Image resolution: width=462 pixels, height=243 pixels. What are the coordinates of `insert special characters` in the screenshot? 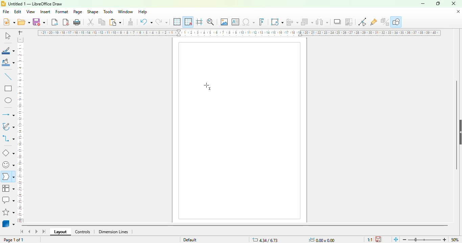 It's located at (249, 22).